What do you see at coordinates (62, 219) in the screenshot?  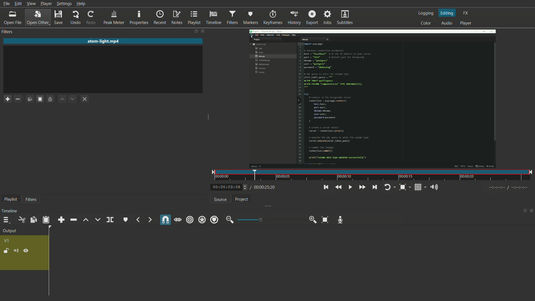 I see `append` at bounding box center [62, 219].